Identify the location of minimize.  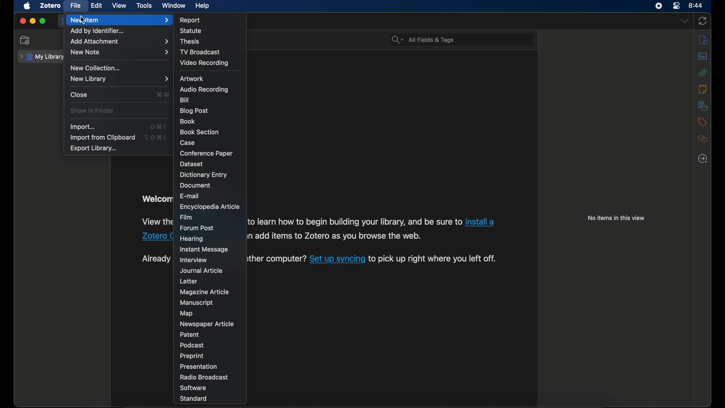
(34, 21).